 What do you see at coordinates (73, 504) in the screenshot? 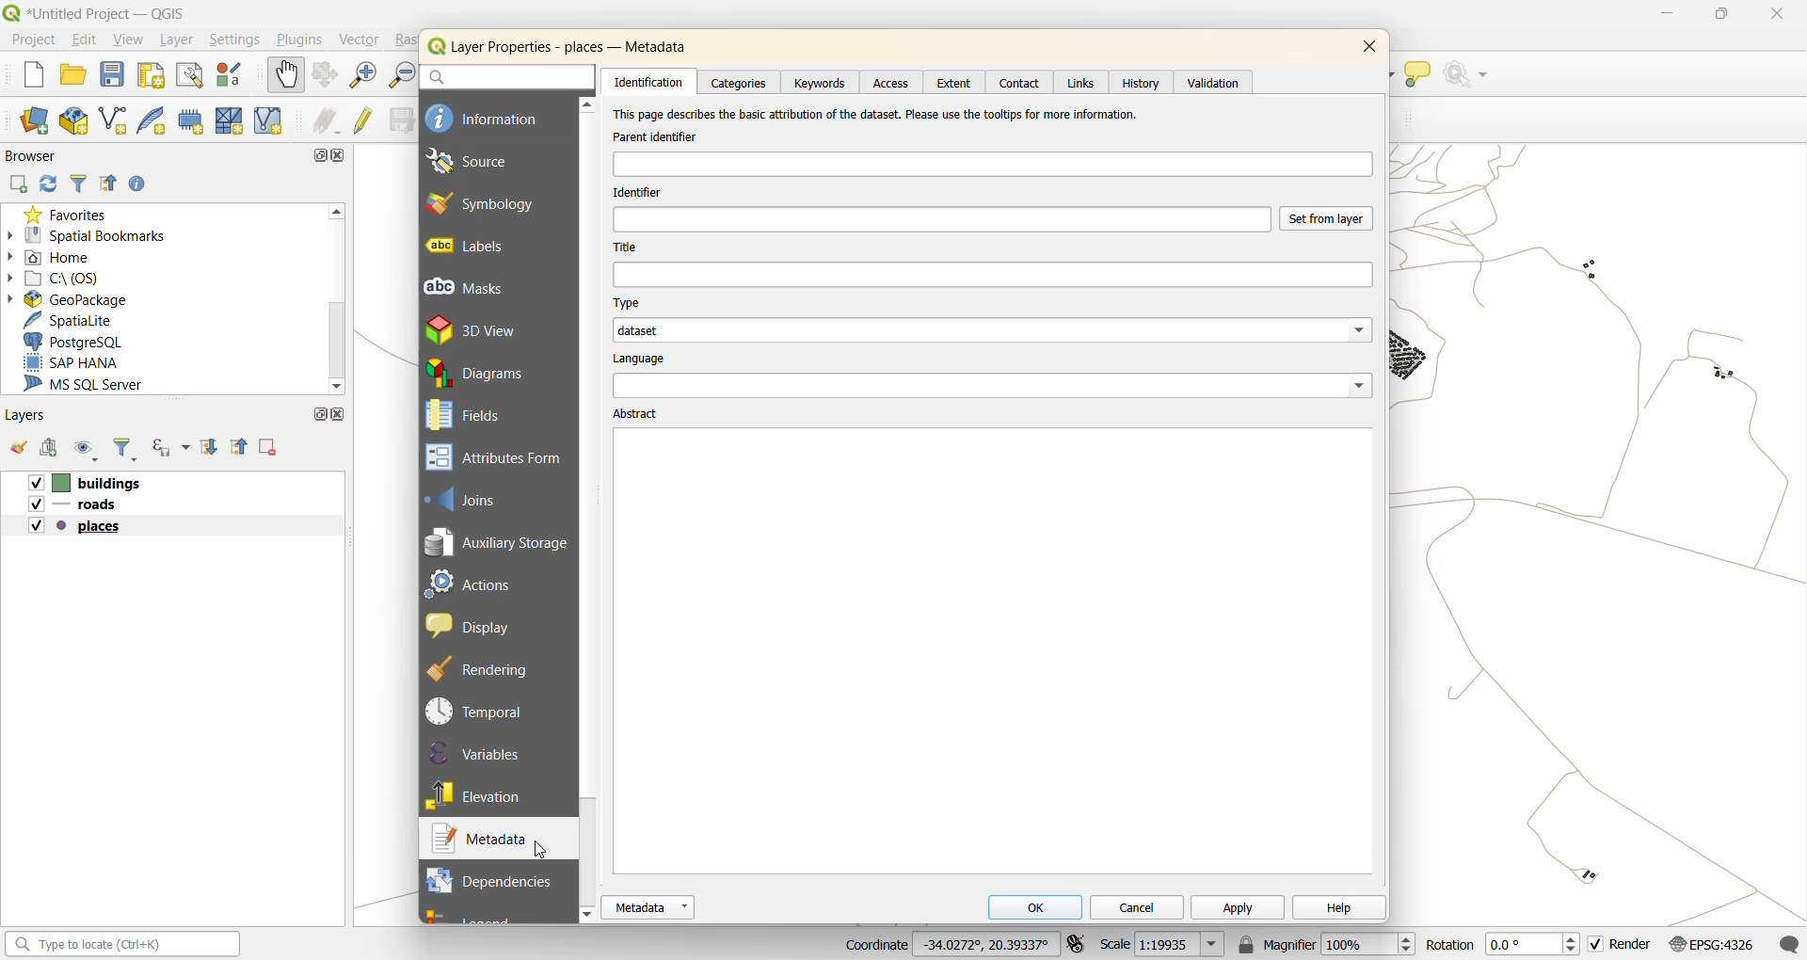
I see `layers` at bounding box center [73, 504].